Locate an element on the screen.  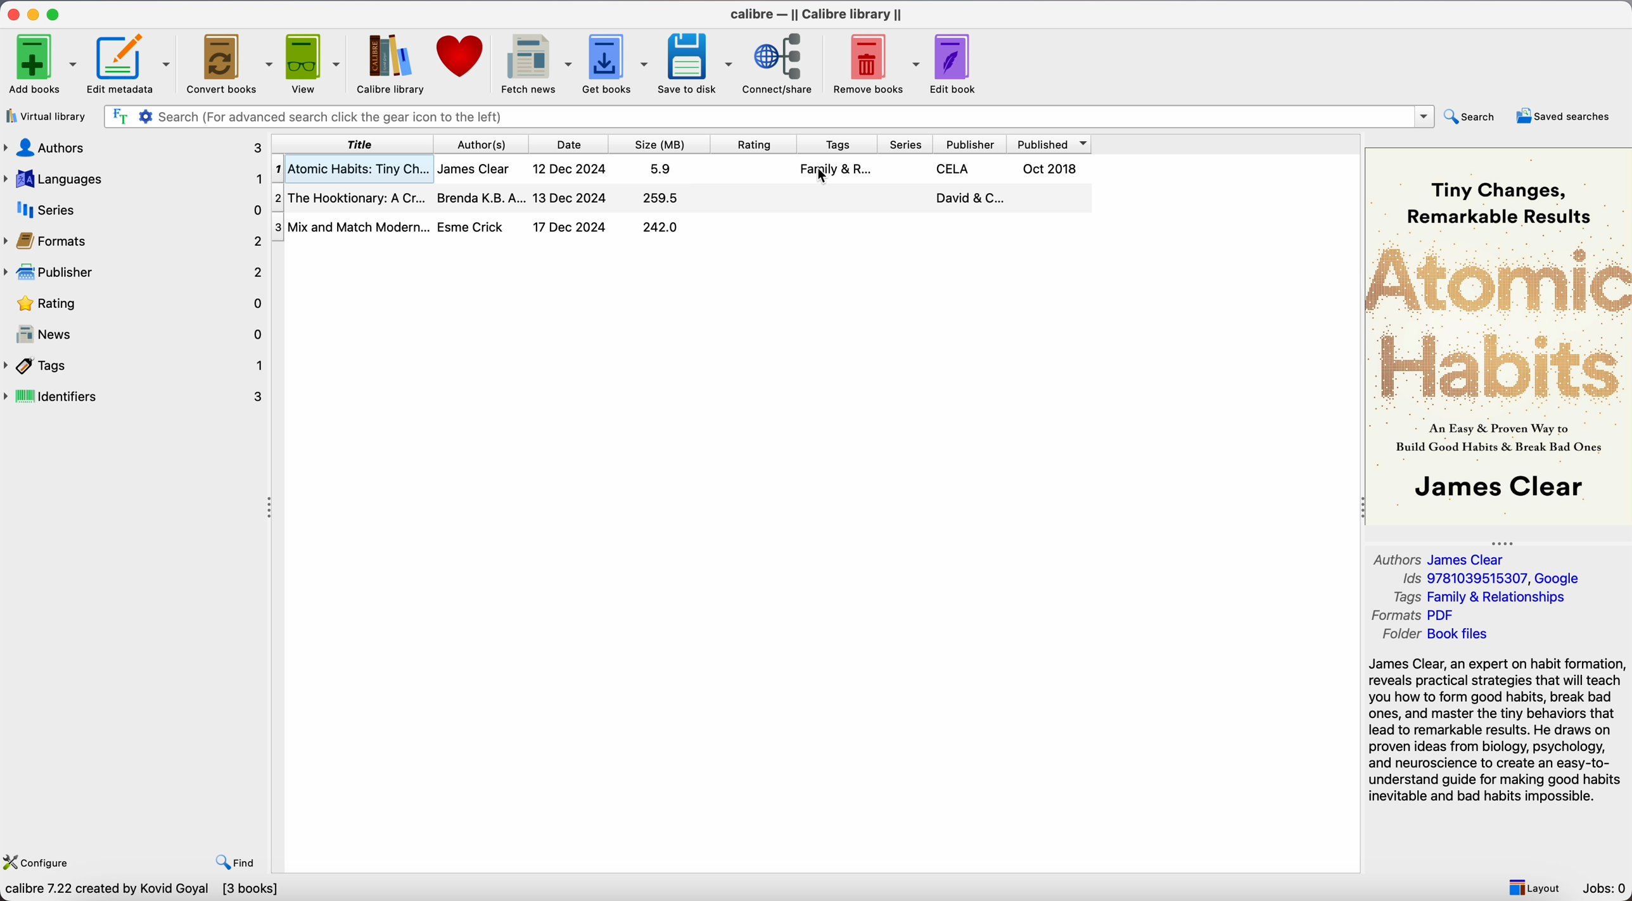
synopsis is located at coordinates (1497, 733).